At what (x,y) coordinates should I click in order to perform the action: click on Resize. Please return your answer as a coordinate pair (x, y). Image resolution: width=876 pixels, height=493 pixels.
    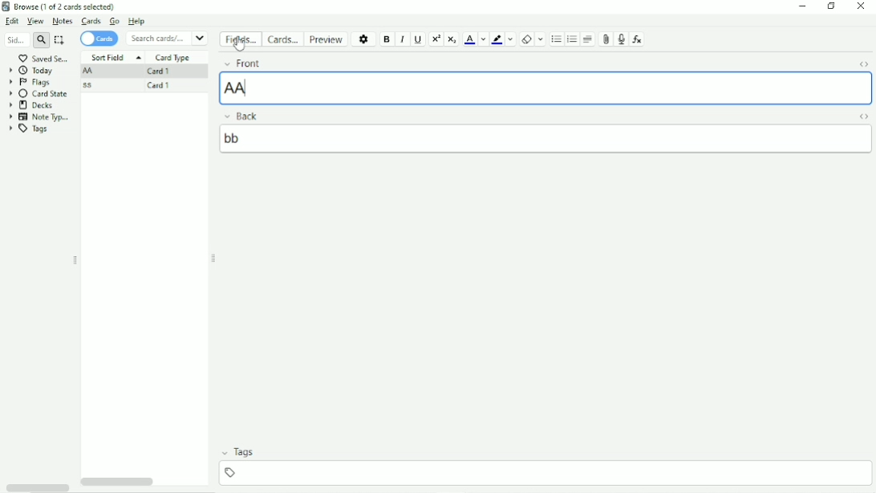
    Looking at the image, I should click on (214, 258).